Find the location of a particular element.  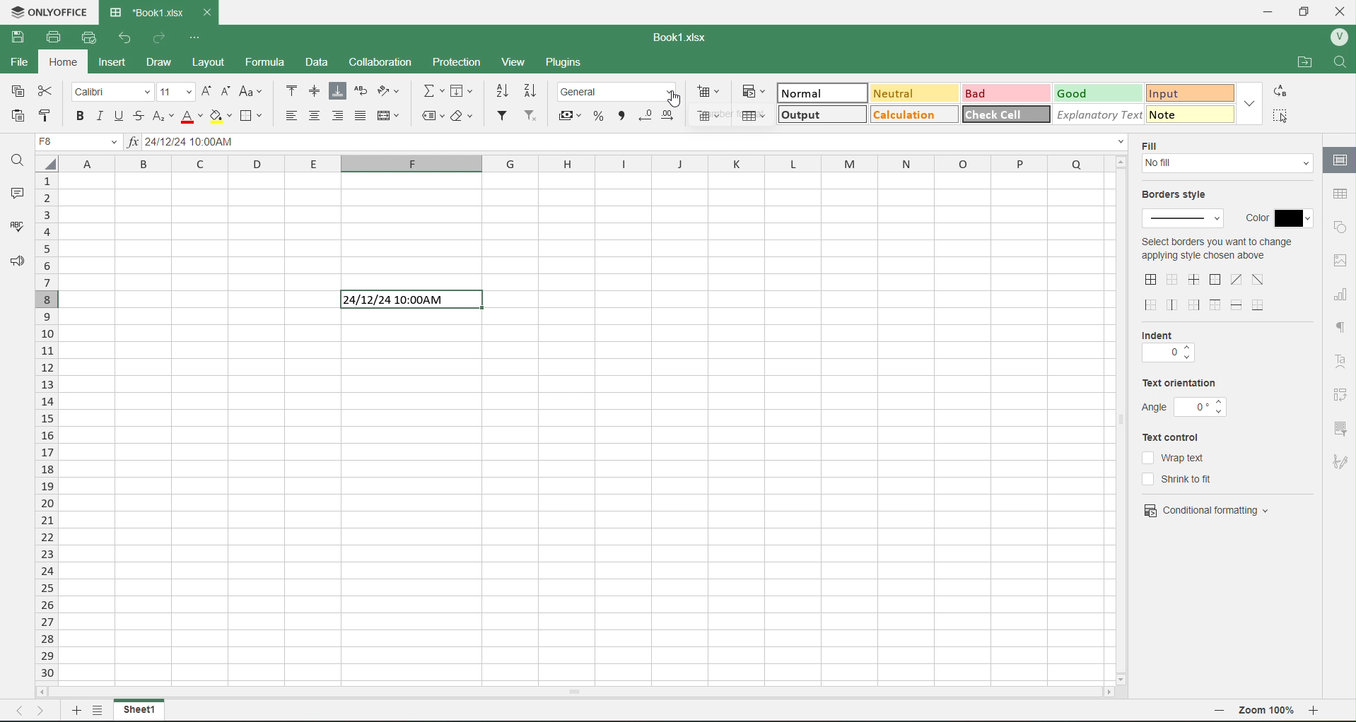

View is located at coordinates (520, 62).